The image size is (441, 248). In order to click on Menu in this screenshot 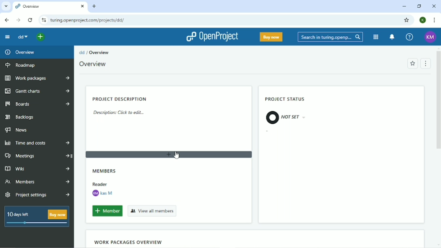, I will do `click(426, 63)`.